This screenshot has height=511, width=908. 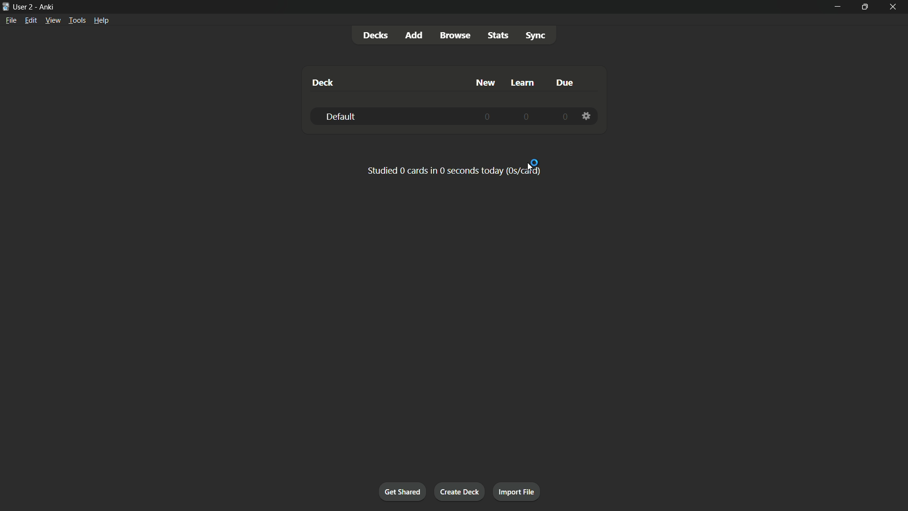 I want to click on 0, so click(x=527, y=116).